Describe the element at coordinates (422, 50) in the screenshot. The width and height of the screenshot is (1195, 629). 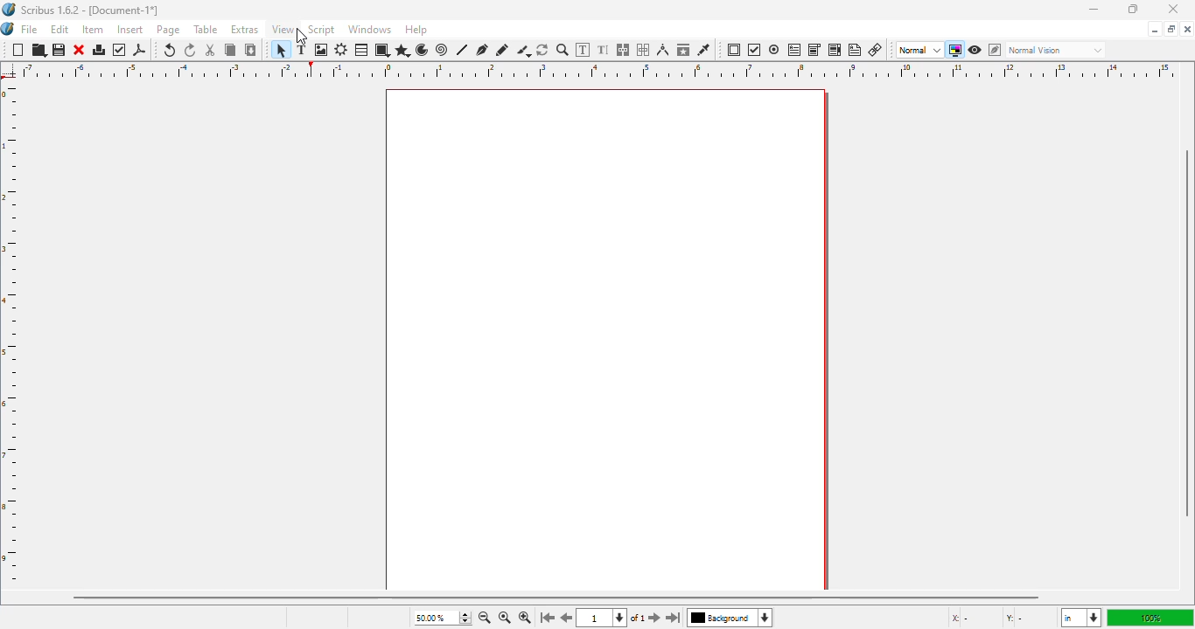
I see `arc` at that location.